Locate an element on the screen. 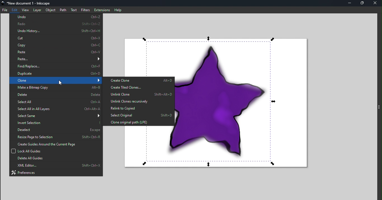 This screenshot has width=382, height=200. canvas is located at coordinates (245, 106).